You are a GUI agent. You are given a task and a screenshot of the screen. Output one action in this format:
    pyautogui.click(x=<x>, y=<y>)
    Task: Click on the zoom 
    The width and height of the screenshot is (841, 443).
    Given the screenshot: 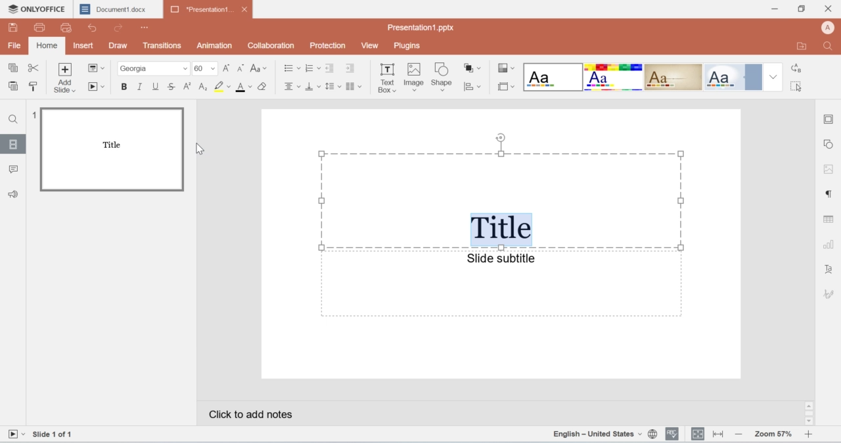 What is the action you would take?
    pyautogui.click(x=773, y=434)
    